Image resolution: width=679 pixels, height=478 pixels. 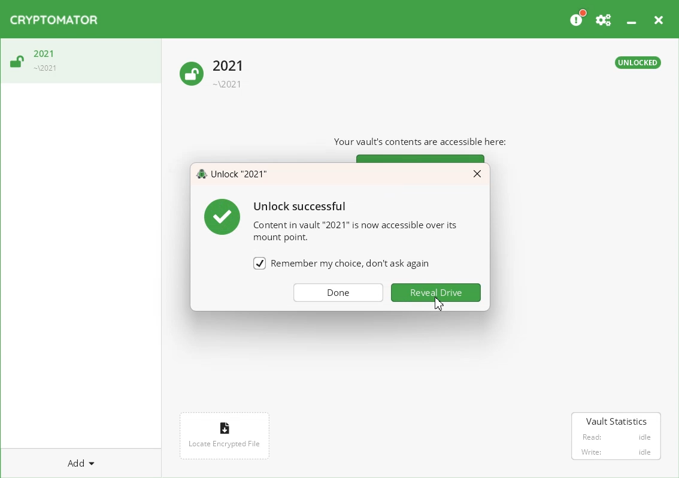 I want to click on Preferences, so click(x=604, y=18).